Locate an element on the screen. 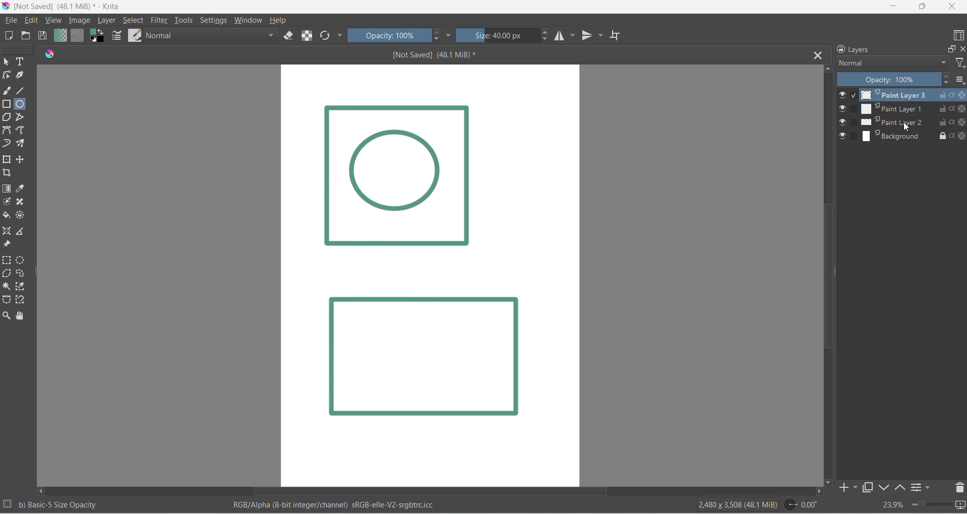  edit shapes tool is located at coordinates (7, 77).